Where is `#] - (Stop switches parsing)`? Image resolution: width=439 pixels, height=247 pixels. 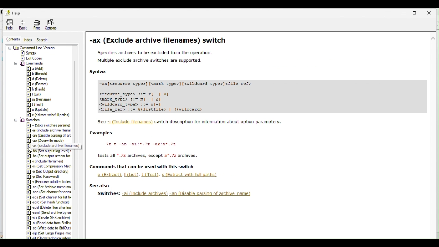
#] - (Stop switches parsing) is located at coordinates (49, 125).